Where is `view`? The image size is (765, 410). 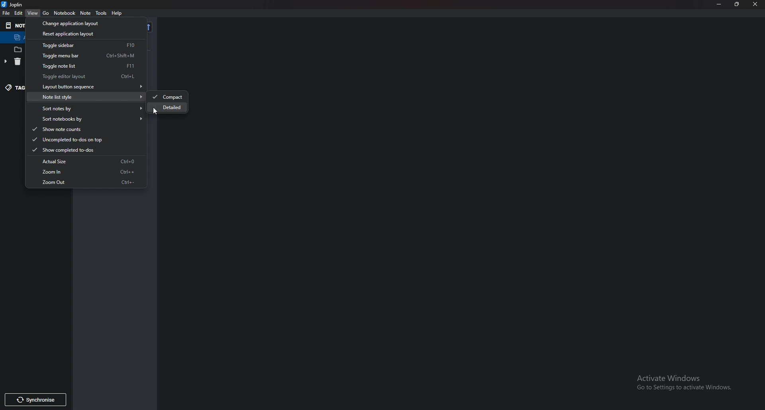
view is located at coordinates (33, 14).